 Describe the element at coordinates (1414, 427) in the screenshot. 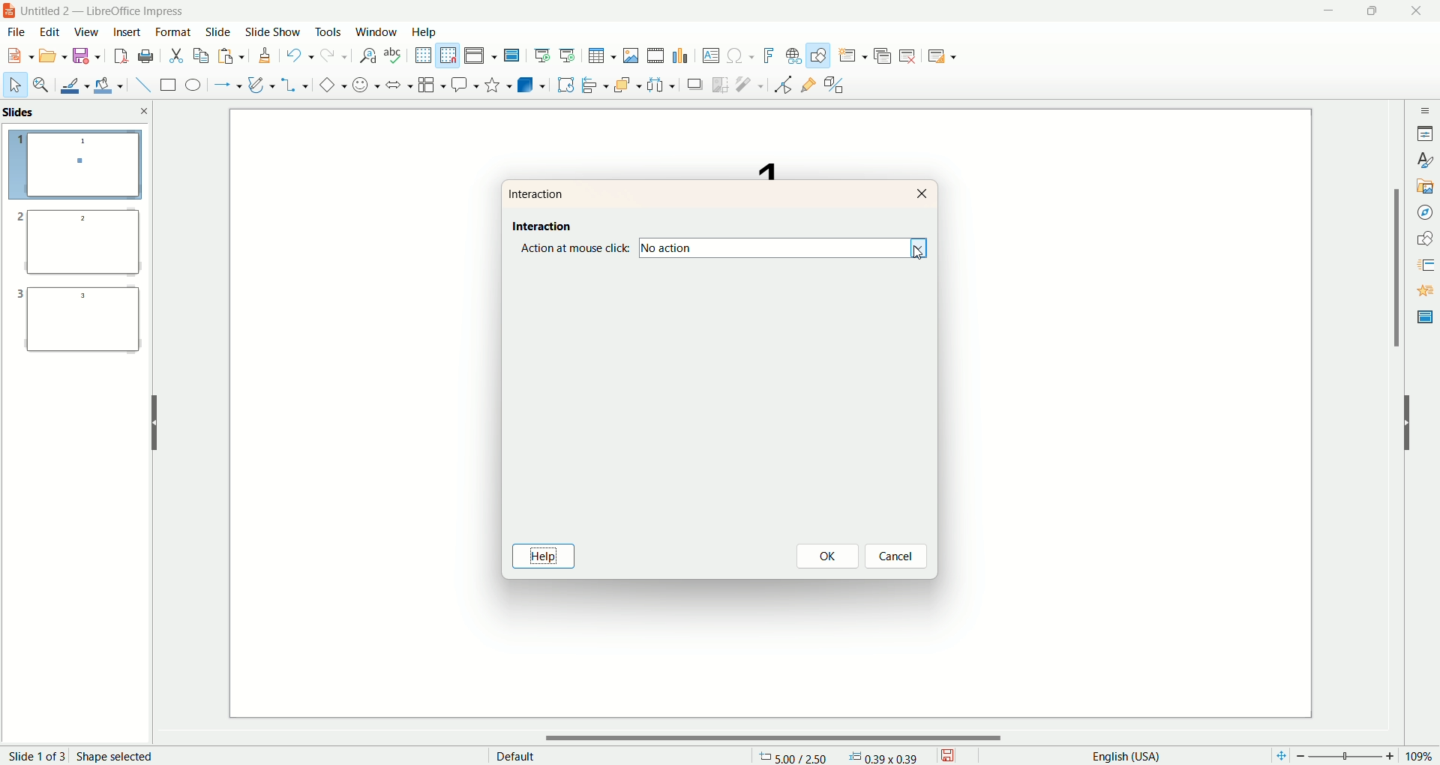

I see `hide` at that location.